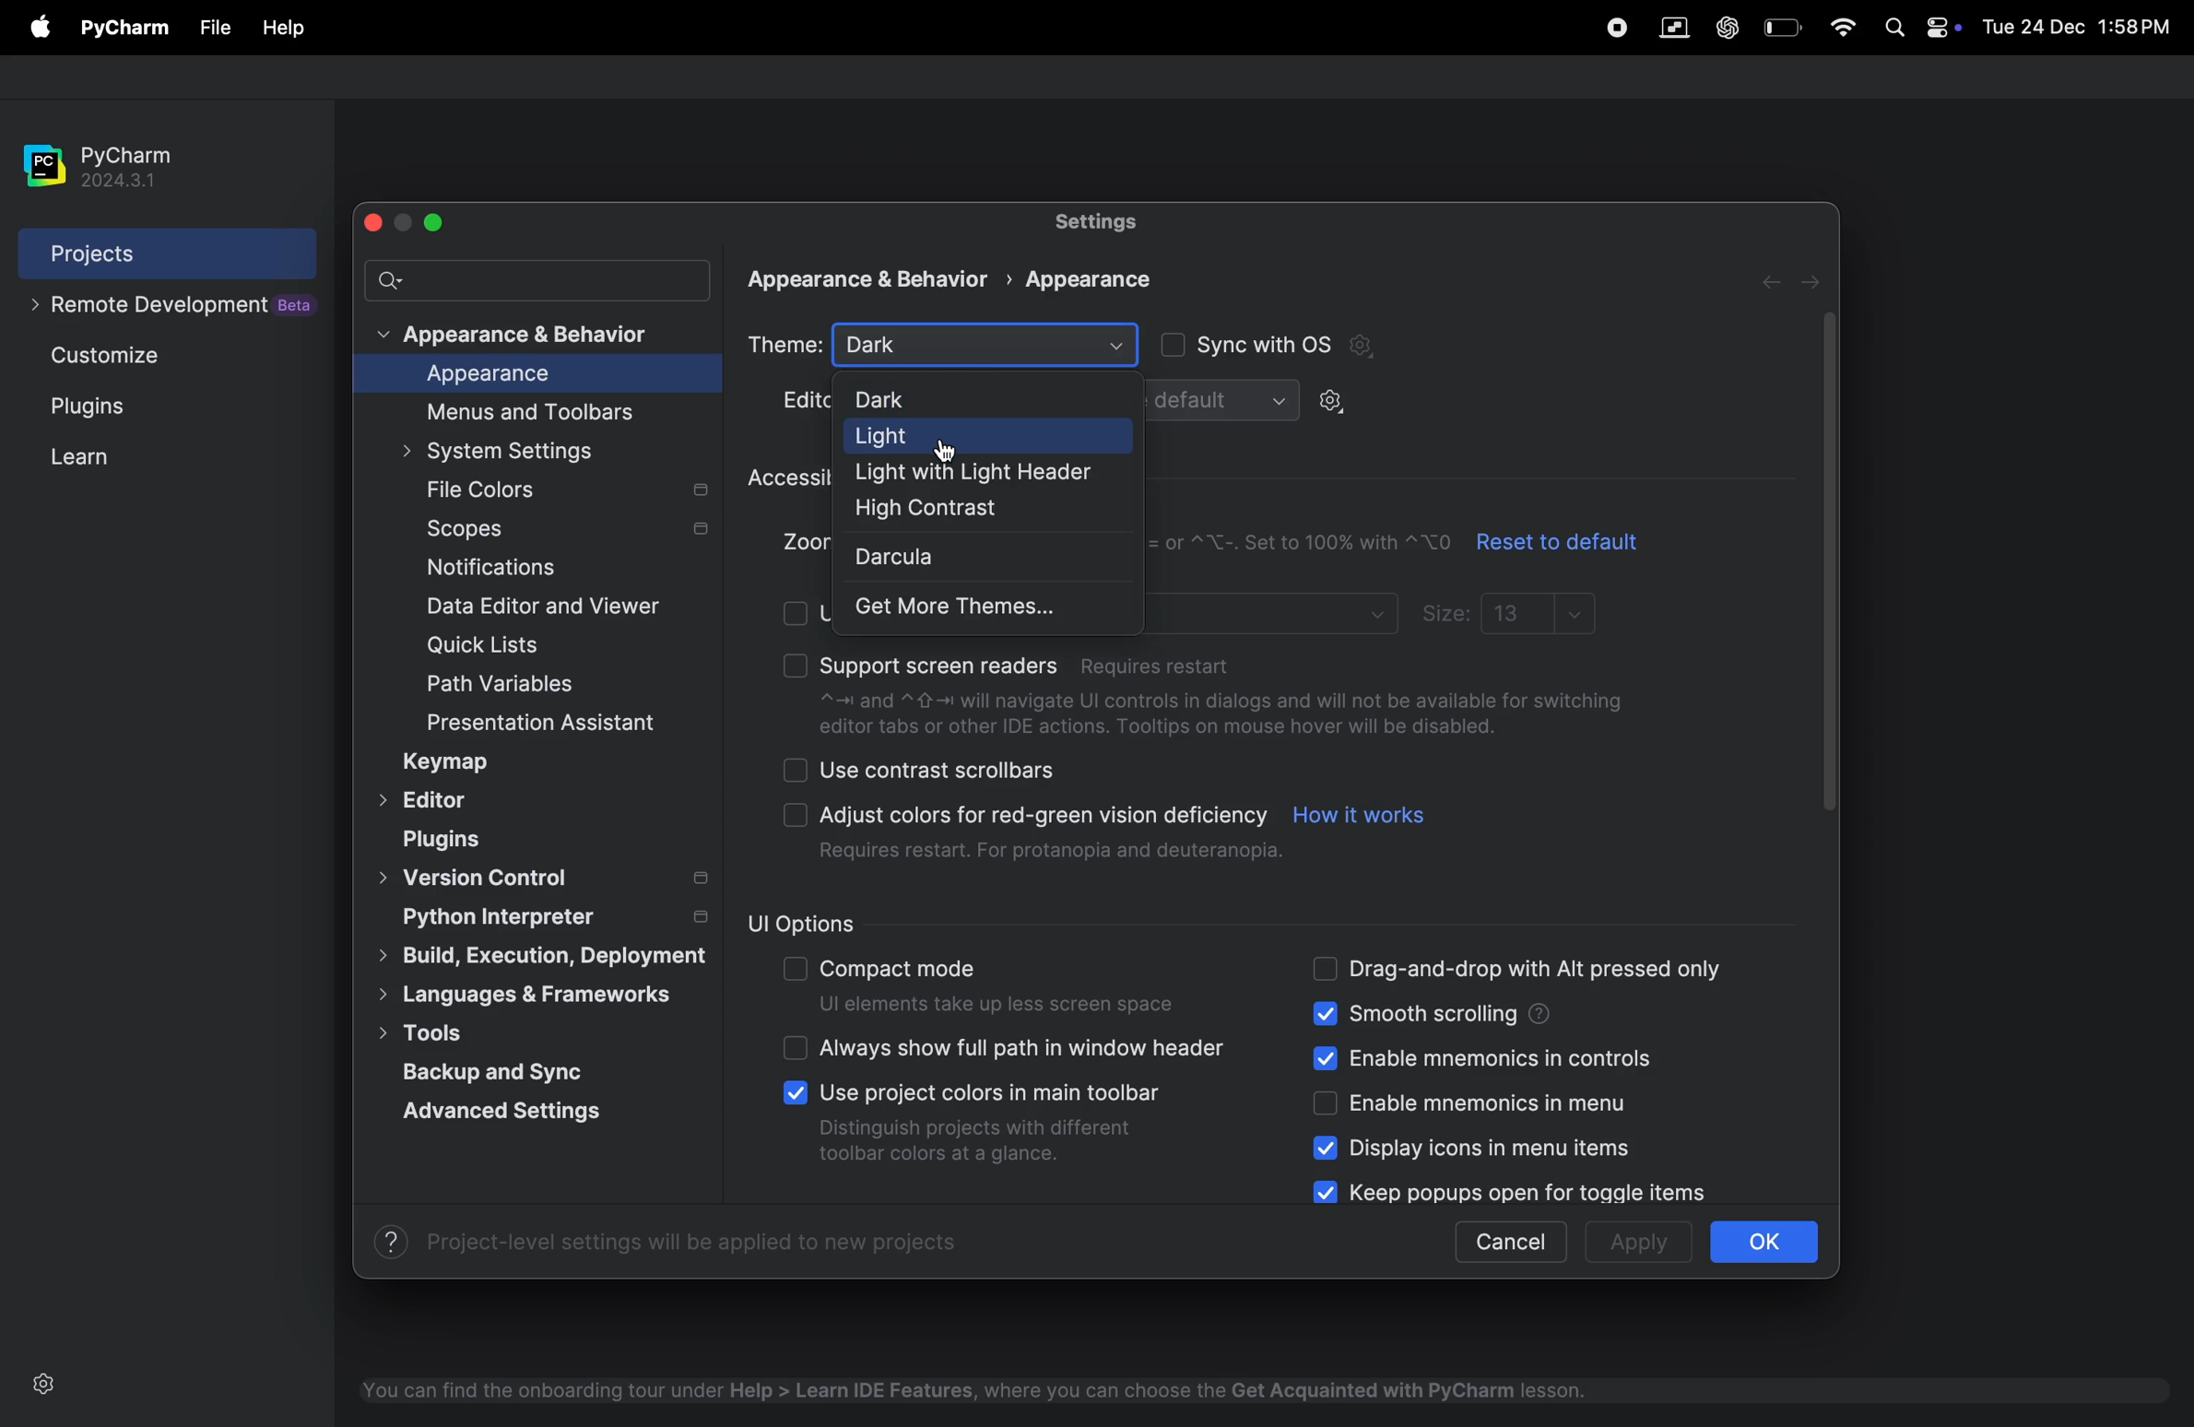 The width and height of the screenshot is (2194, 1427). Describe the element at coordinates (973, 506) in the screenshot. I see `high contarst` at that location.